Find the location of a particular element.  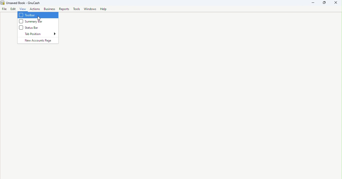

Minimize is located at coordinates (315, 3).